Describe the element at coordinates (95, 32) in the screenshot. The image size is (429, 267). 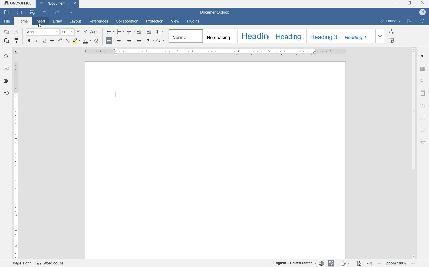
I see `CHANGE CASE` at that location.